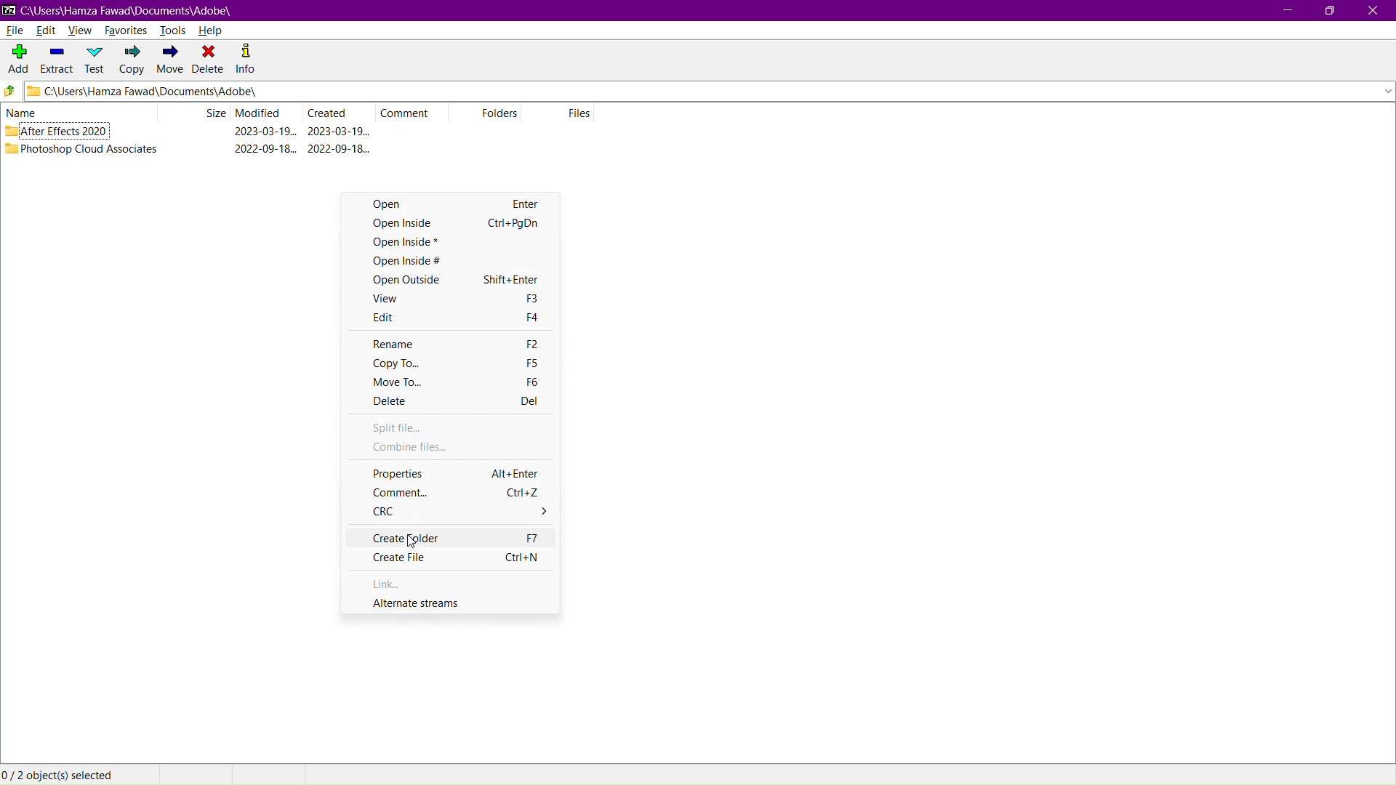 This screenshot has height=785, width=1396. Describe the element at coordinates (265, 113) in the screenshot. I see `Modified` at that location.